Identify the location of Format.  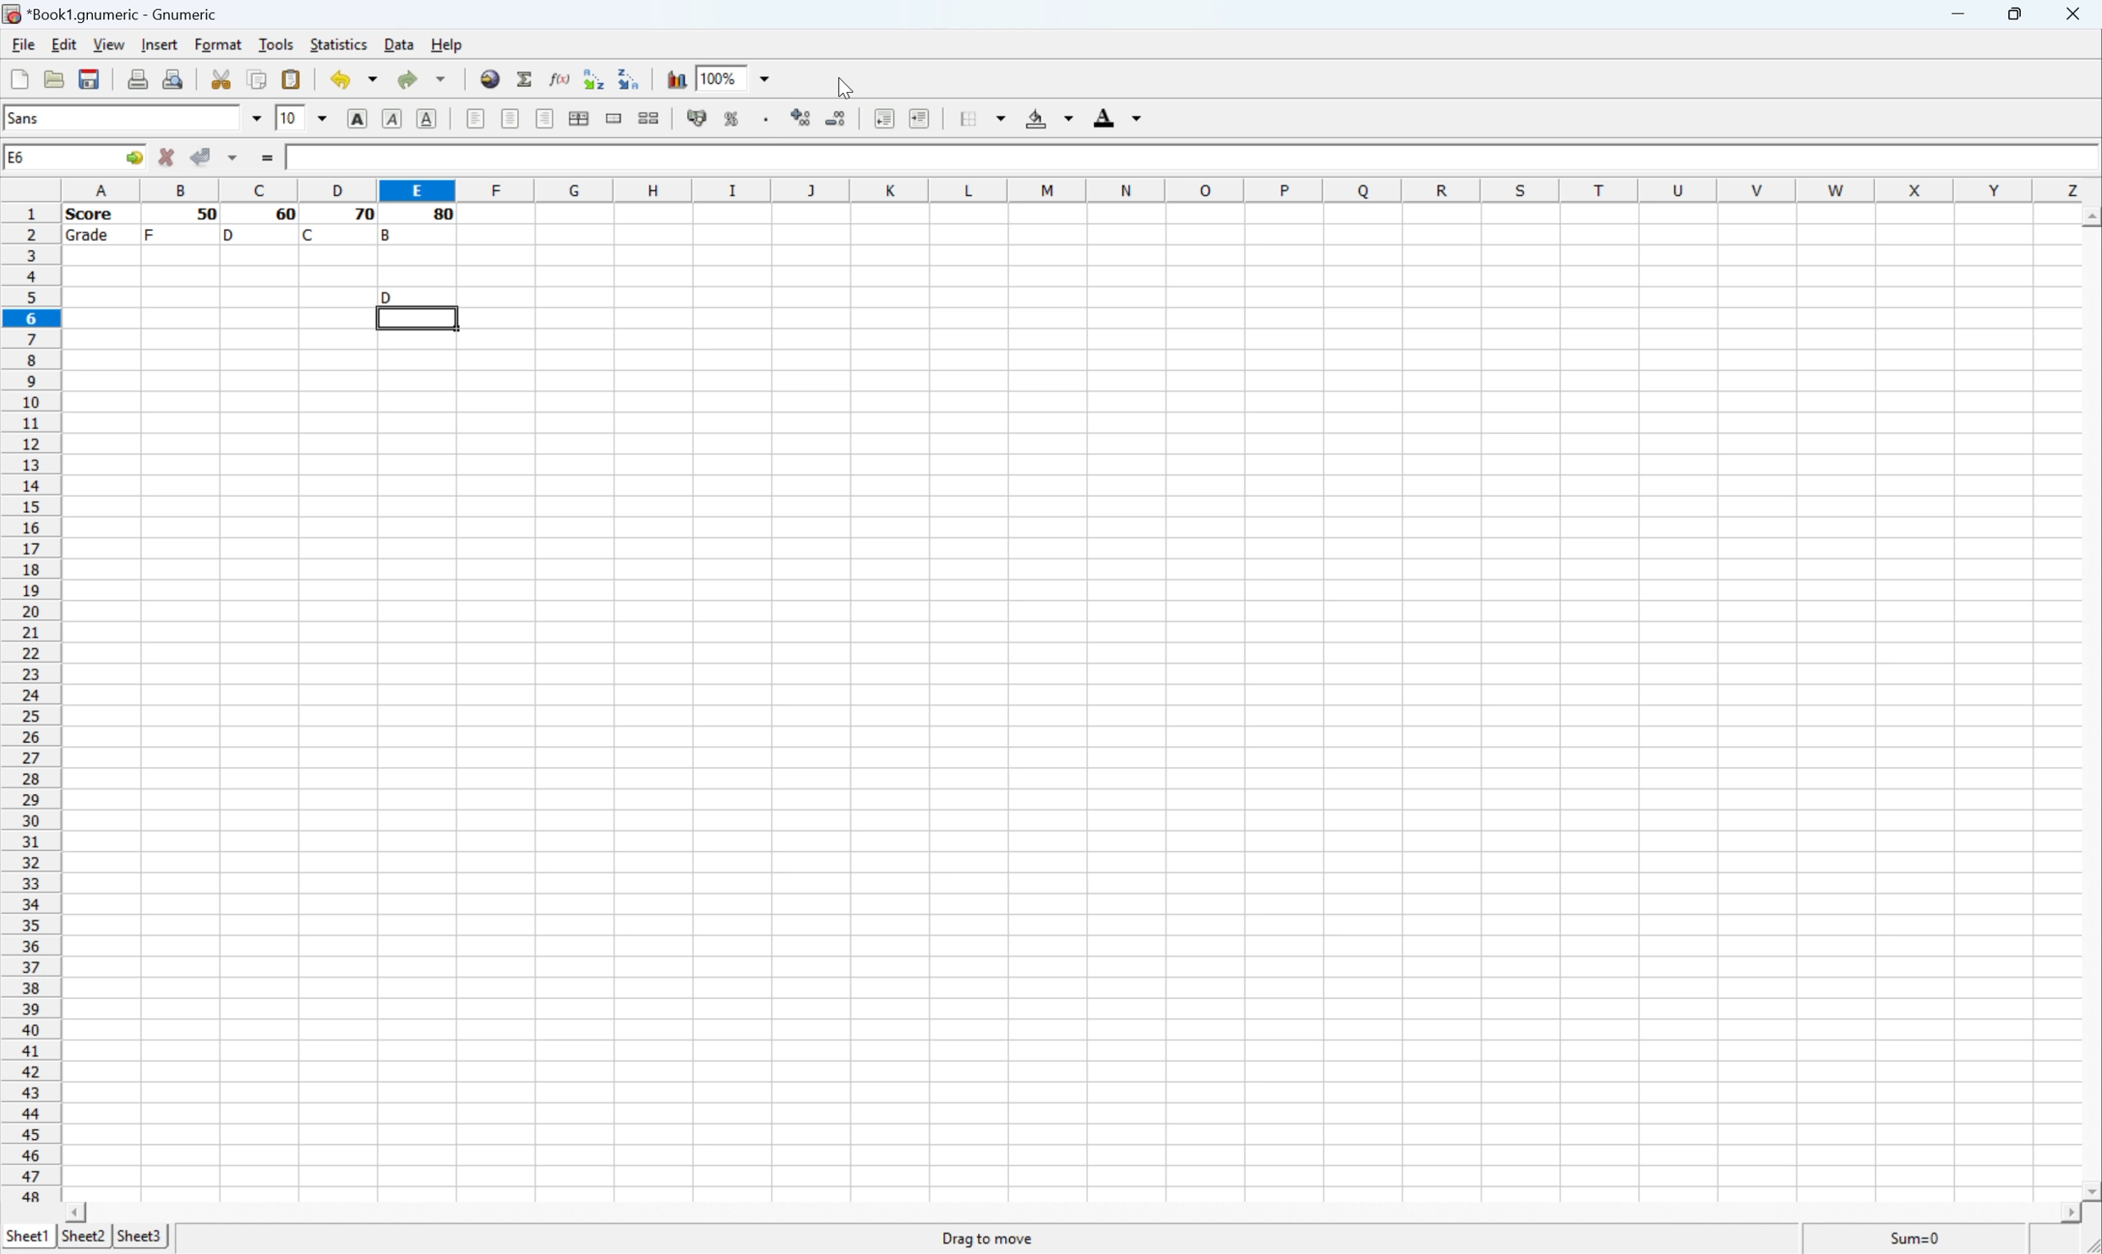
(218, 42).